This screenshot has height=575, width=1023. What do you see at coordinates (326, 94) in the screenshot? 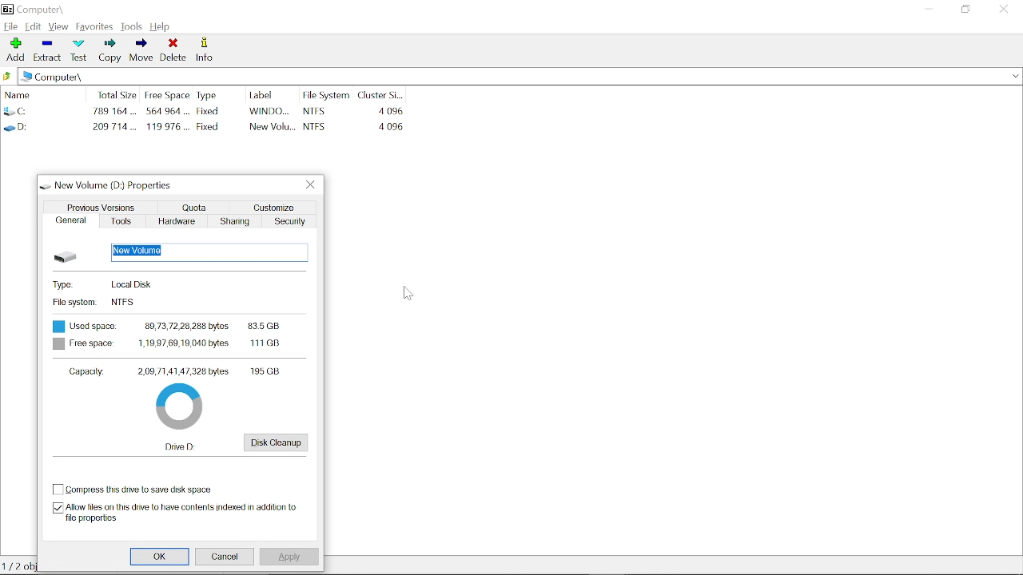
I see `file system` at bounding box center [326, 94].